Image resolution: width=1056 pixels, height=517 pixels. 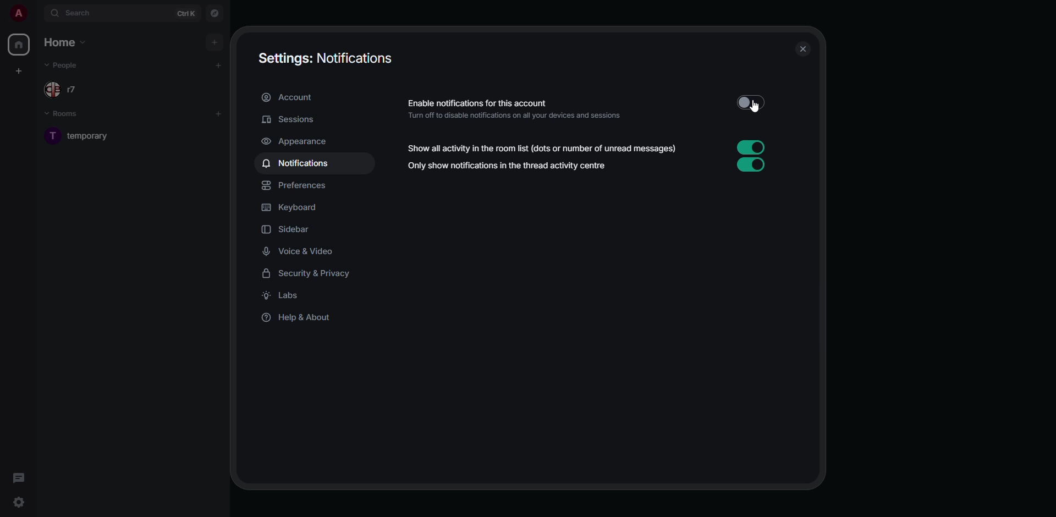 What do you see at coordinates (520, 107) in the screenshot?
I see `enable notifications for this account` at bounding box center [520, 107].